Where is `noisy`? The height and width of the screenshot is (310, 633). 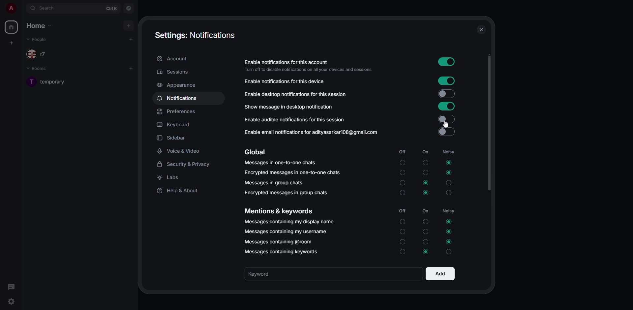
noisy is located at coordinates (450, 193).